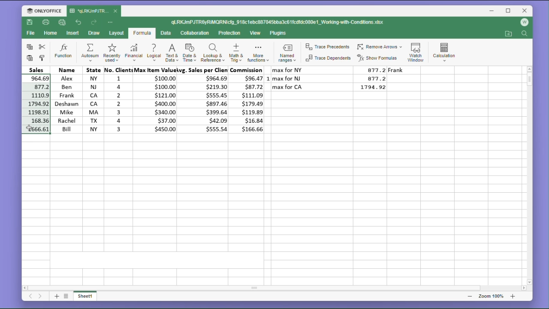  Describe the element at coordinates (529, 69) in the screenshot. I see `scroll up` at that location.